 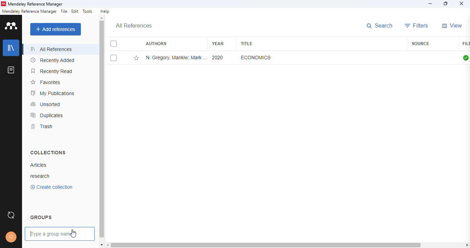 What do you see at coordinates (134, 25) in the screenshot?
I see `all references` at bounding box center [134, 25].